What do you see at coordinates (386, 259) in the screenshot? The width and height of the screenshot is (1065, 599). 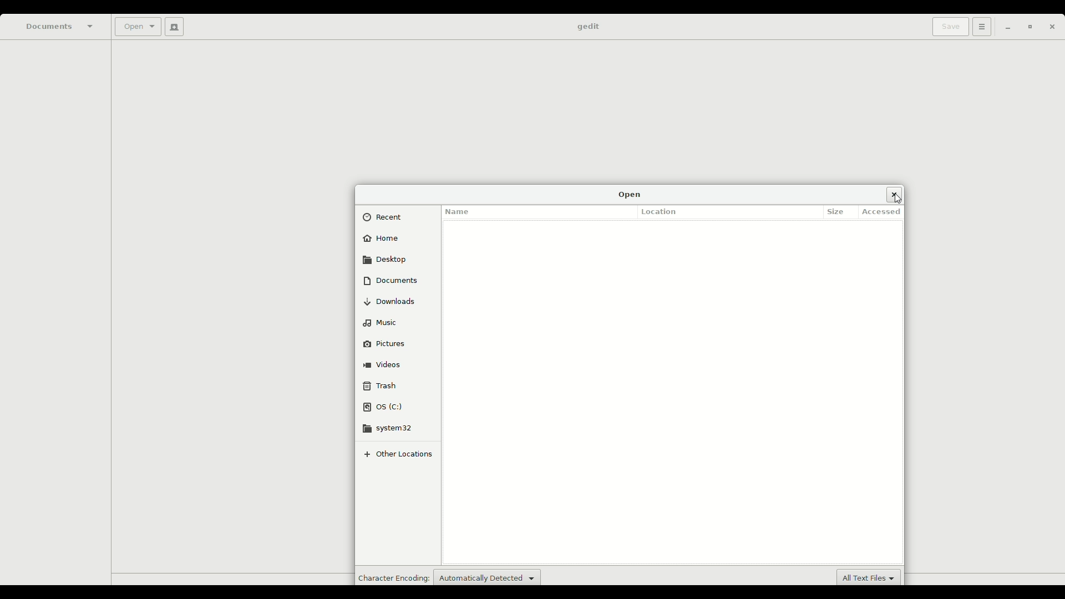 I see `Desktop` at bounding box center [386, 259].